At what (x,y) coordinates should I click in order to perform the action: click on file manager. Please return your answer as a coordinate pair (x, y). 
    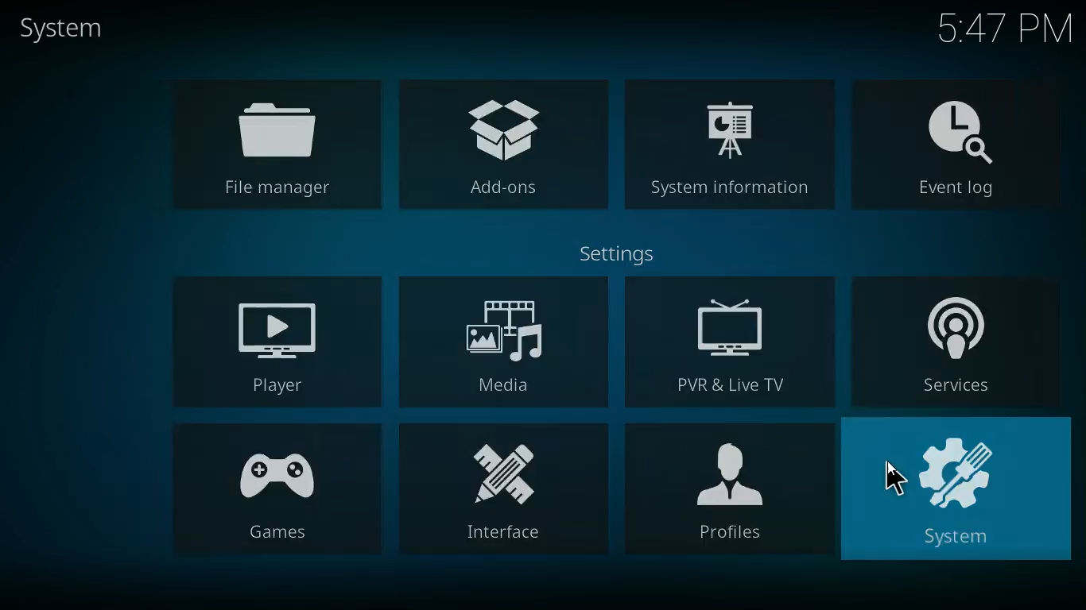
    Looking at the image, I should click on (267, 145).